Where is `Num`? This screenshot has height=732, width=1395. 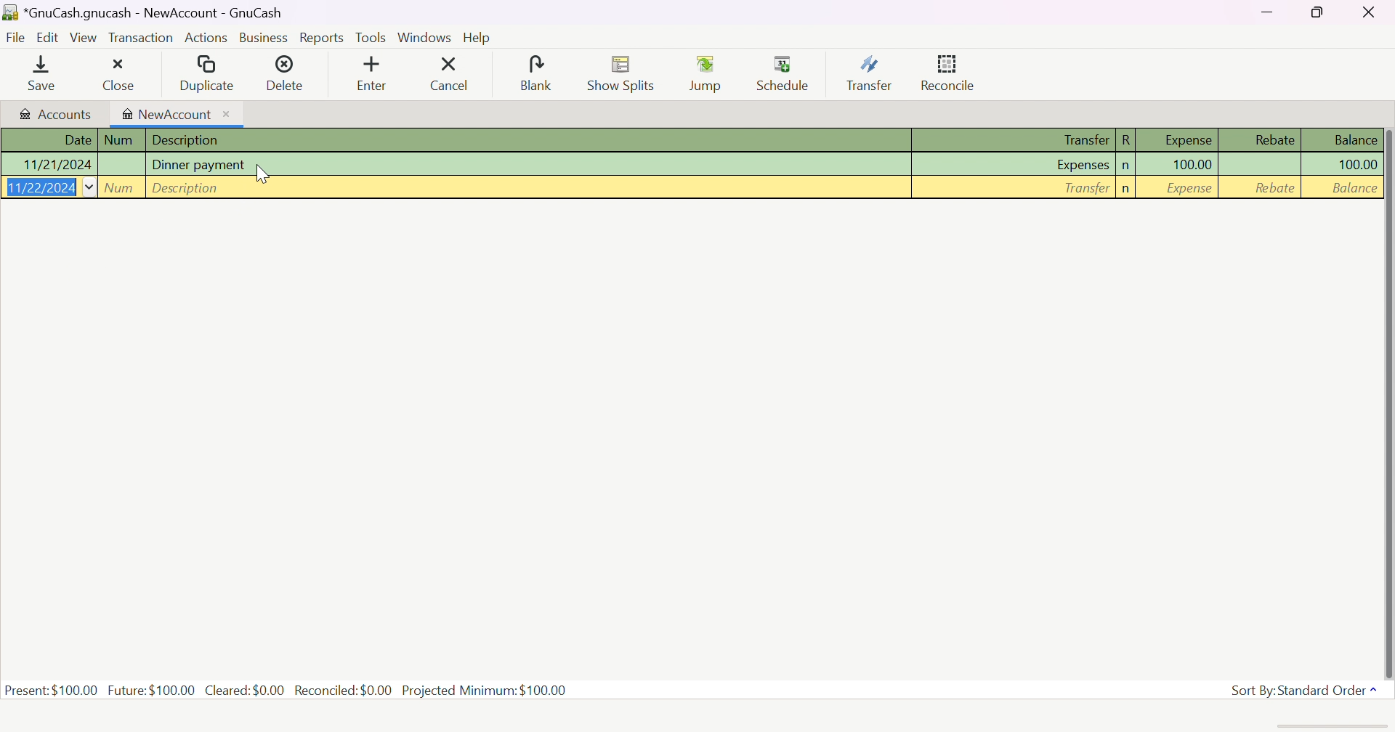
Num is located at coordinates (119, 139).